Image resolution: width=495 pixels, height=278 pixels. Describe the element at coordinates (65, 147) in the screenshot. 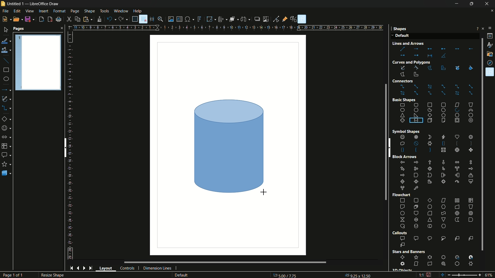

I see `scroll bar` at that location.